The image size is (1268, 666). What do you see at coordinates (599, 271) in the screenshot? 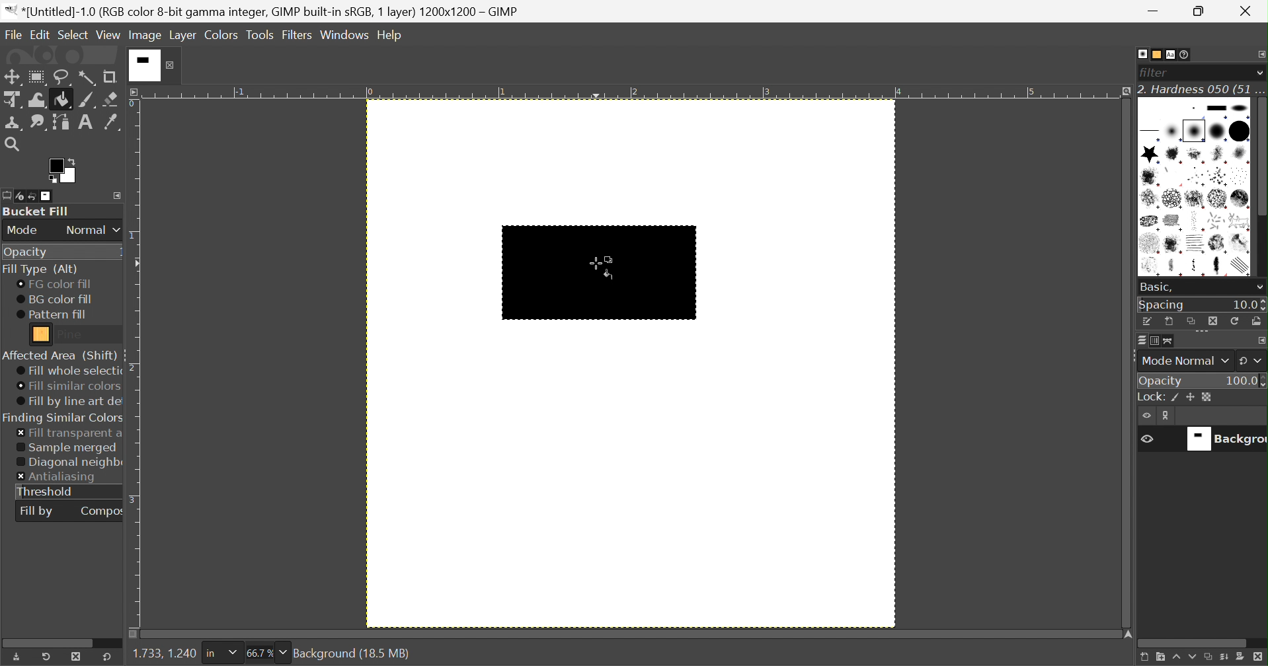
I see `Black color` at bounding box center [599, 271].